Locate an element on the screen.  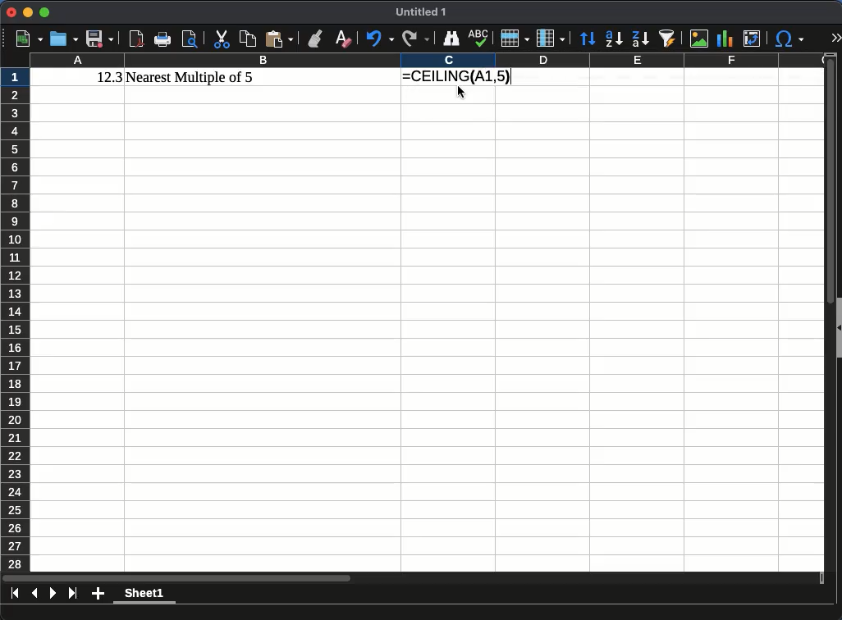
descending is located at coordinates (640, 39).